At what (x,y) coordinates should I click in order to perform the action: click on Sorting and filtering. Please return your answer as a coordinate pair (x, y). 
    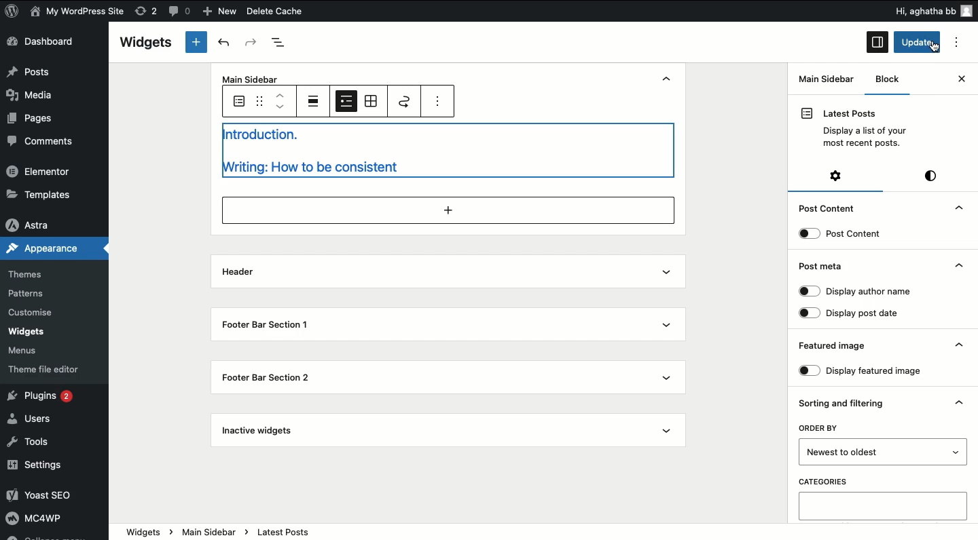
    Looking at the image, I should click on (850, 402).